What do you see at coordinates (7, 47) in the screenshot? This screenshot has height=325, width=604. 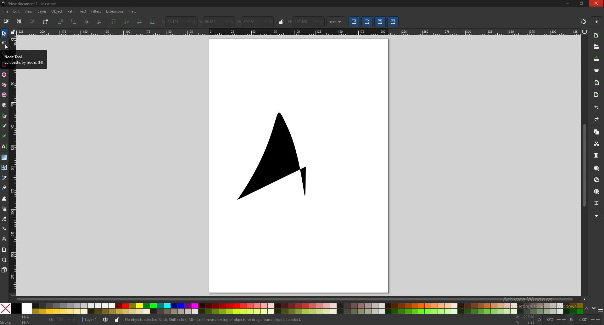 I see `cursor` at bounding box center [7, 47].